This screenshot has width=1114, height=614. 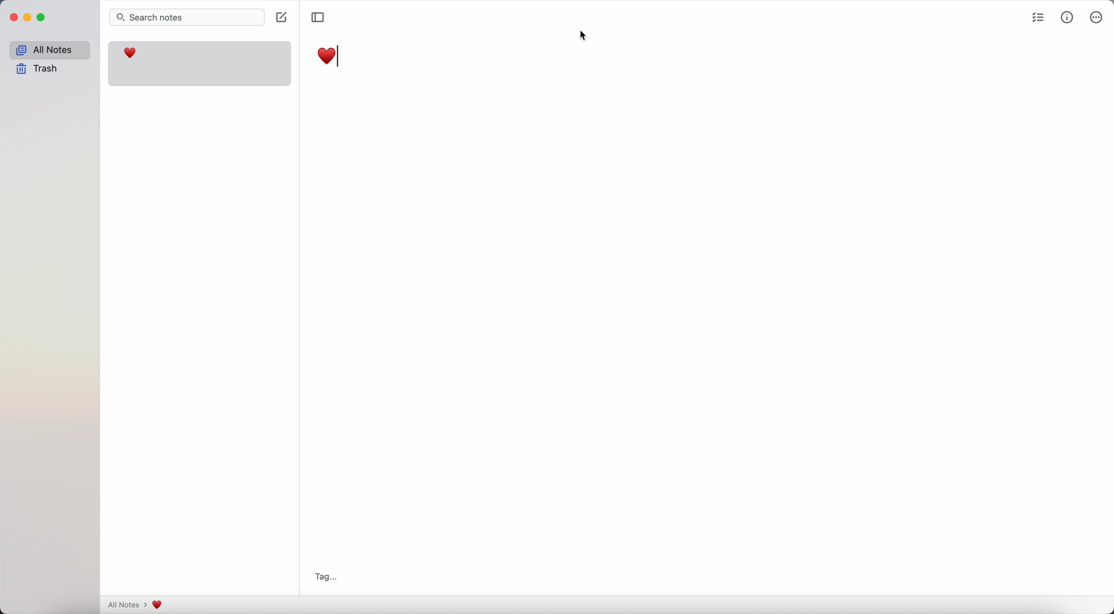 I want to click on minimize Simplenote, so click(x=27, y=17).